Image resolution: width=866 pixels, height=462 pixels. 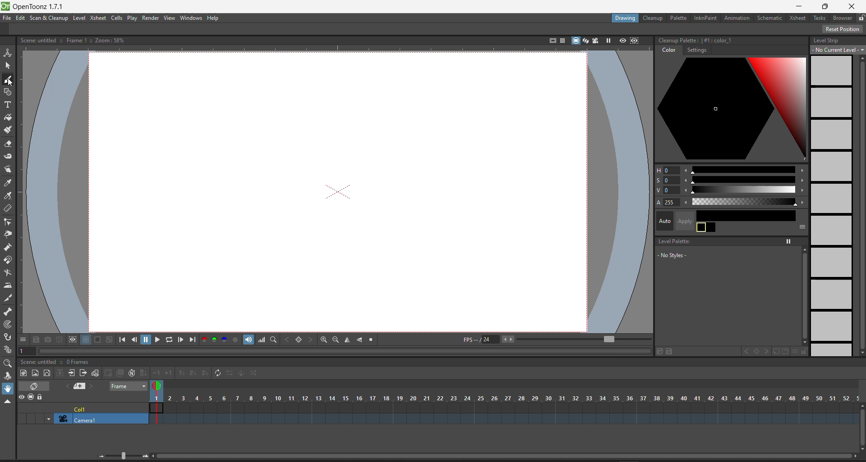 What do you see at coordinates (743, 201) in the screenshot?
I see `slider` at bounding box center [743, 201].